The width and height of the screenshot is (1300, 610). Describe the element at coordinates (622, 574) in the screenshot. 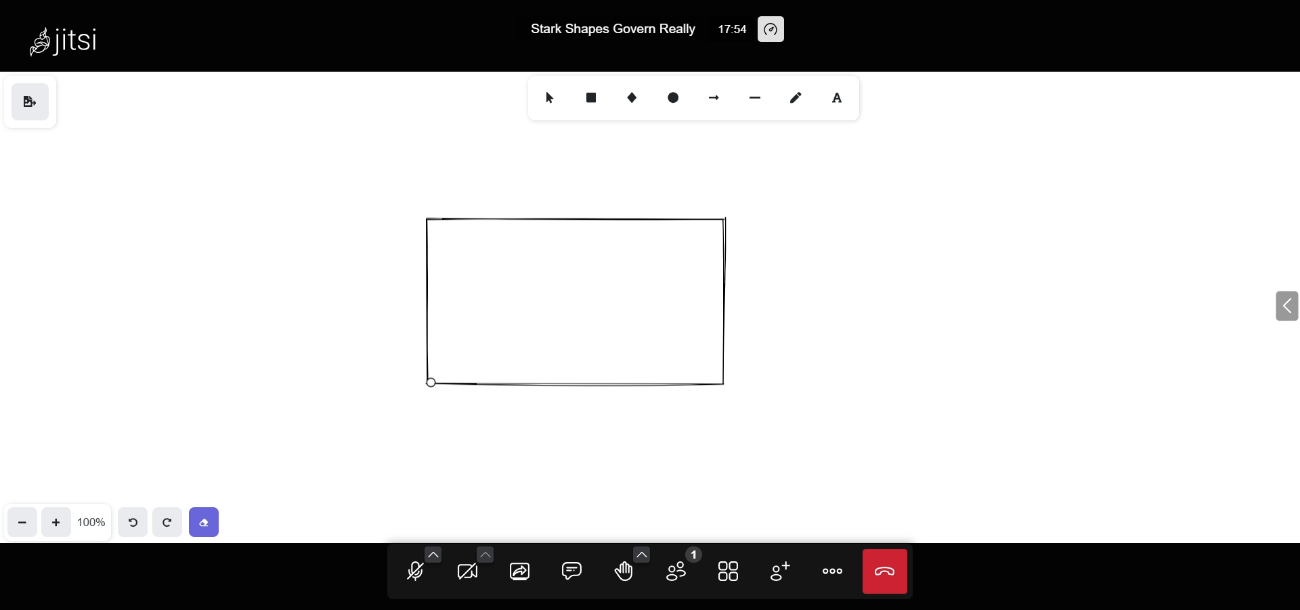

I see `raise hand` at that location.